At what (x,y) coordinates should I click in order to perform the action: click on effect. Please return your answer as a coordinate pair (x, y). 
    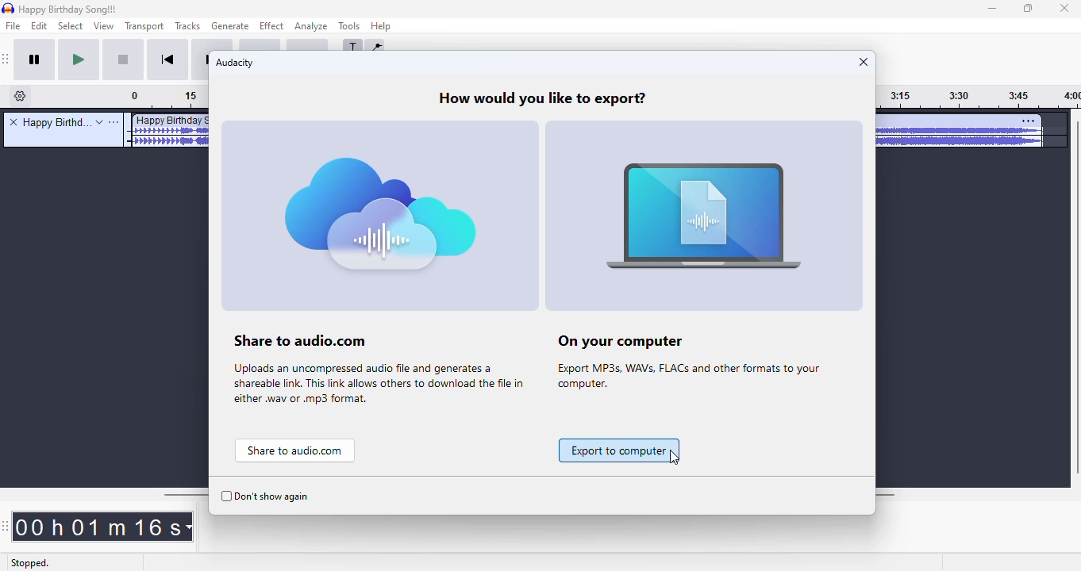
    Looking at the image, I should click on (271, 26).